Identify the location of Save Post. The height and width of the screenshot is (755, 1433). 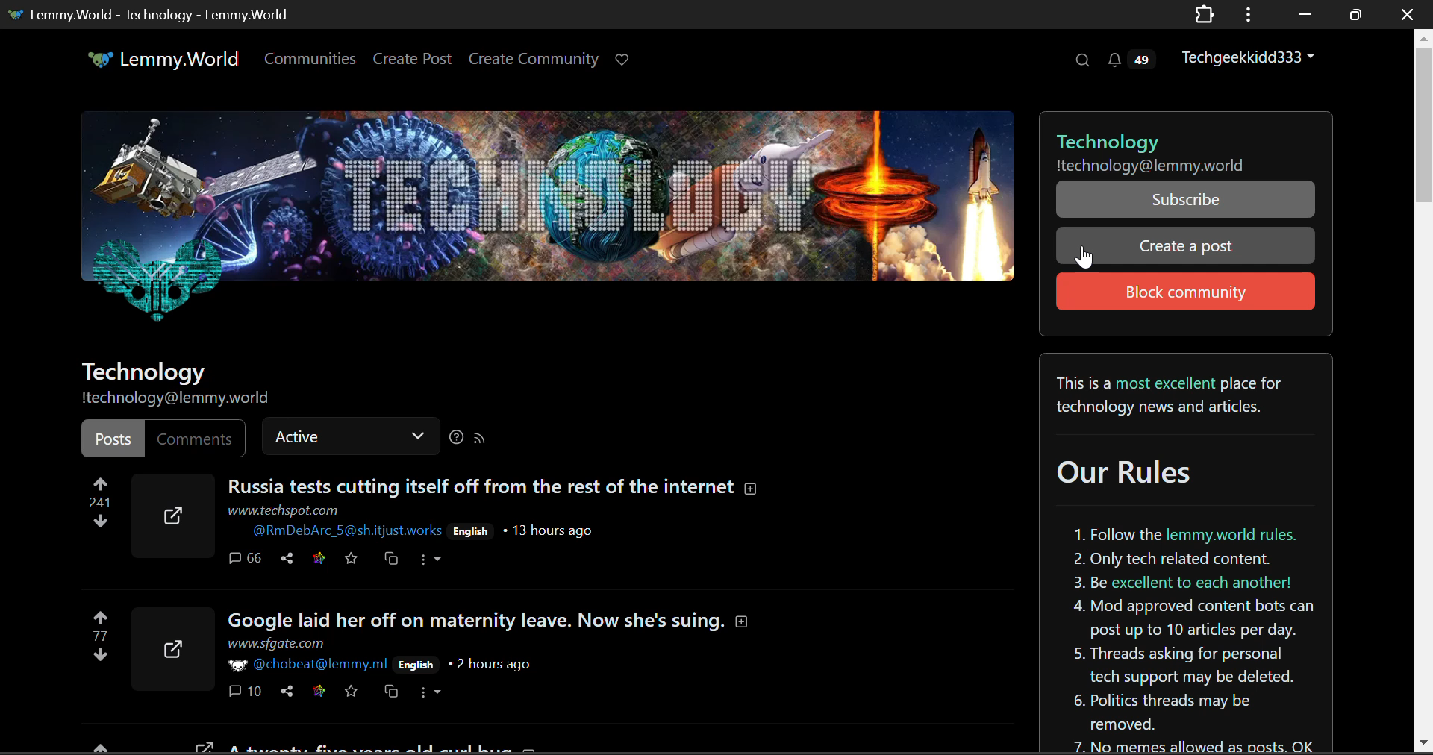
(351, 559).